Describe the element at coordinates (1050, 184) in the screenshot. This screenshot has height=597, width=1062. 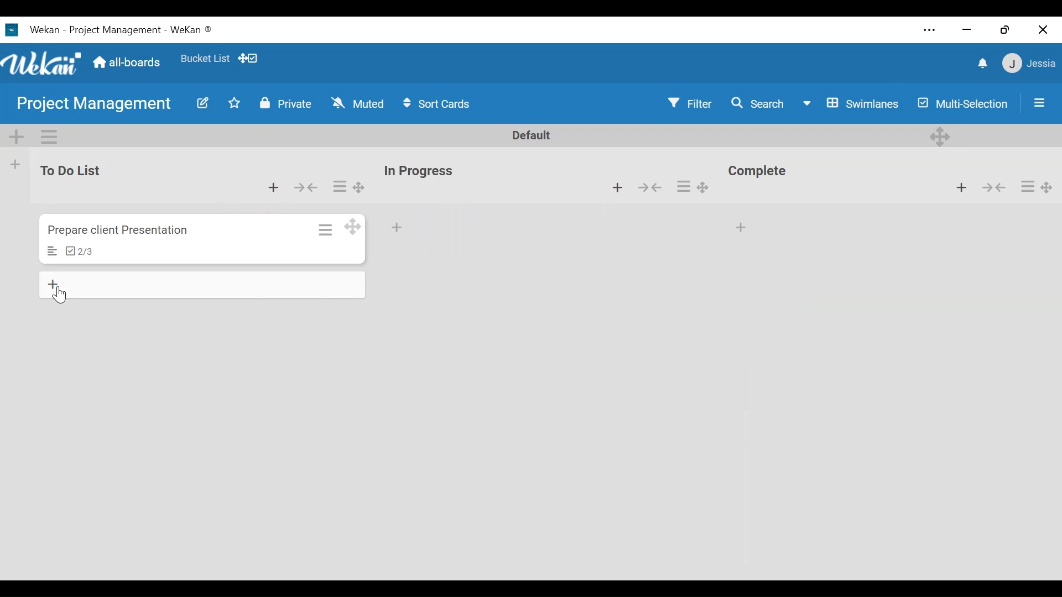
I see `Desktop drag handles` at that location.